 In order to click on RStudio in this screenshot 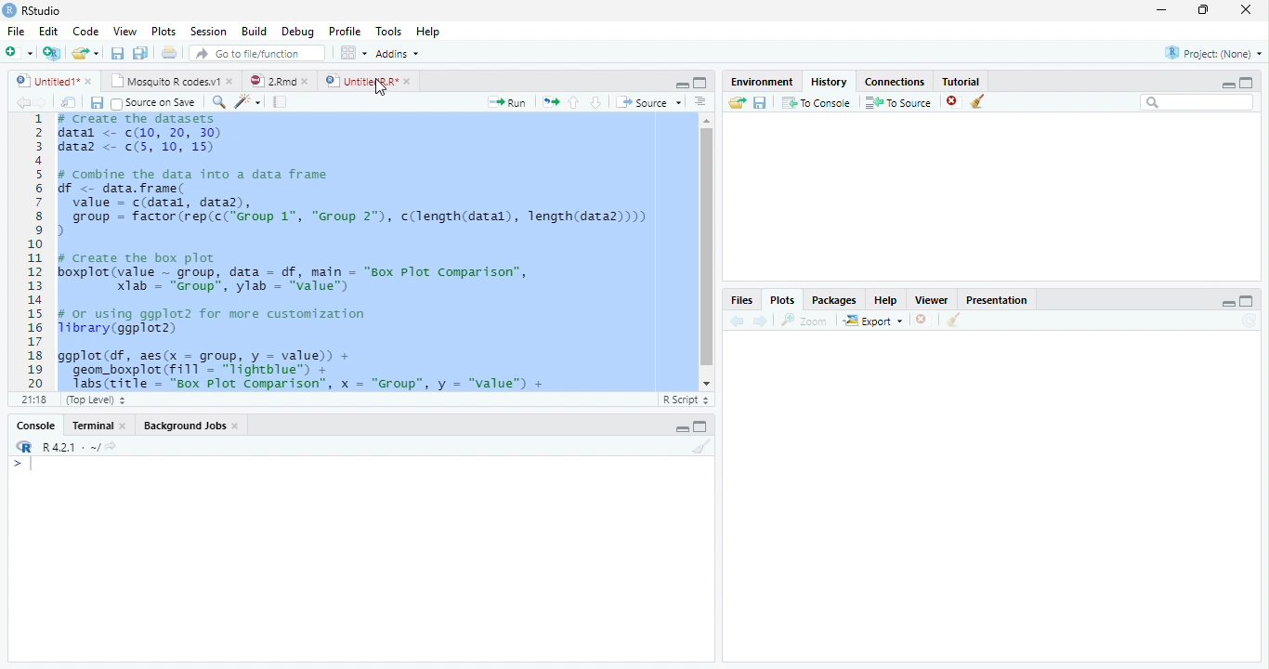, I will do `click(33, 11)`.